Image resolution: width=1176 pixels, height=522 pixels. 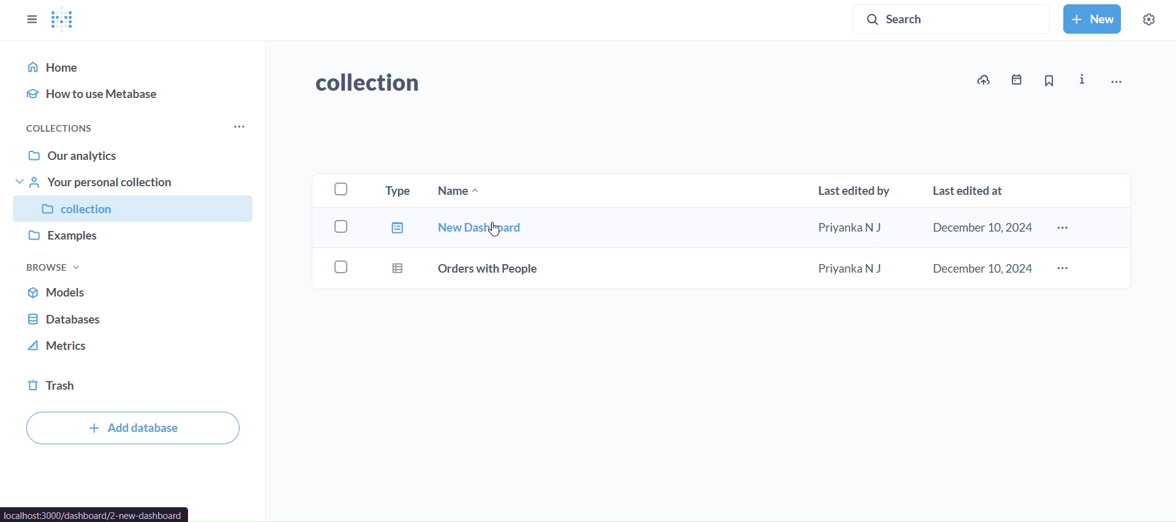 I want to click on examples, so click(x=135, y=237).